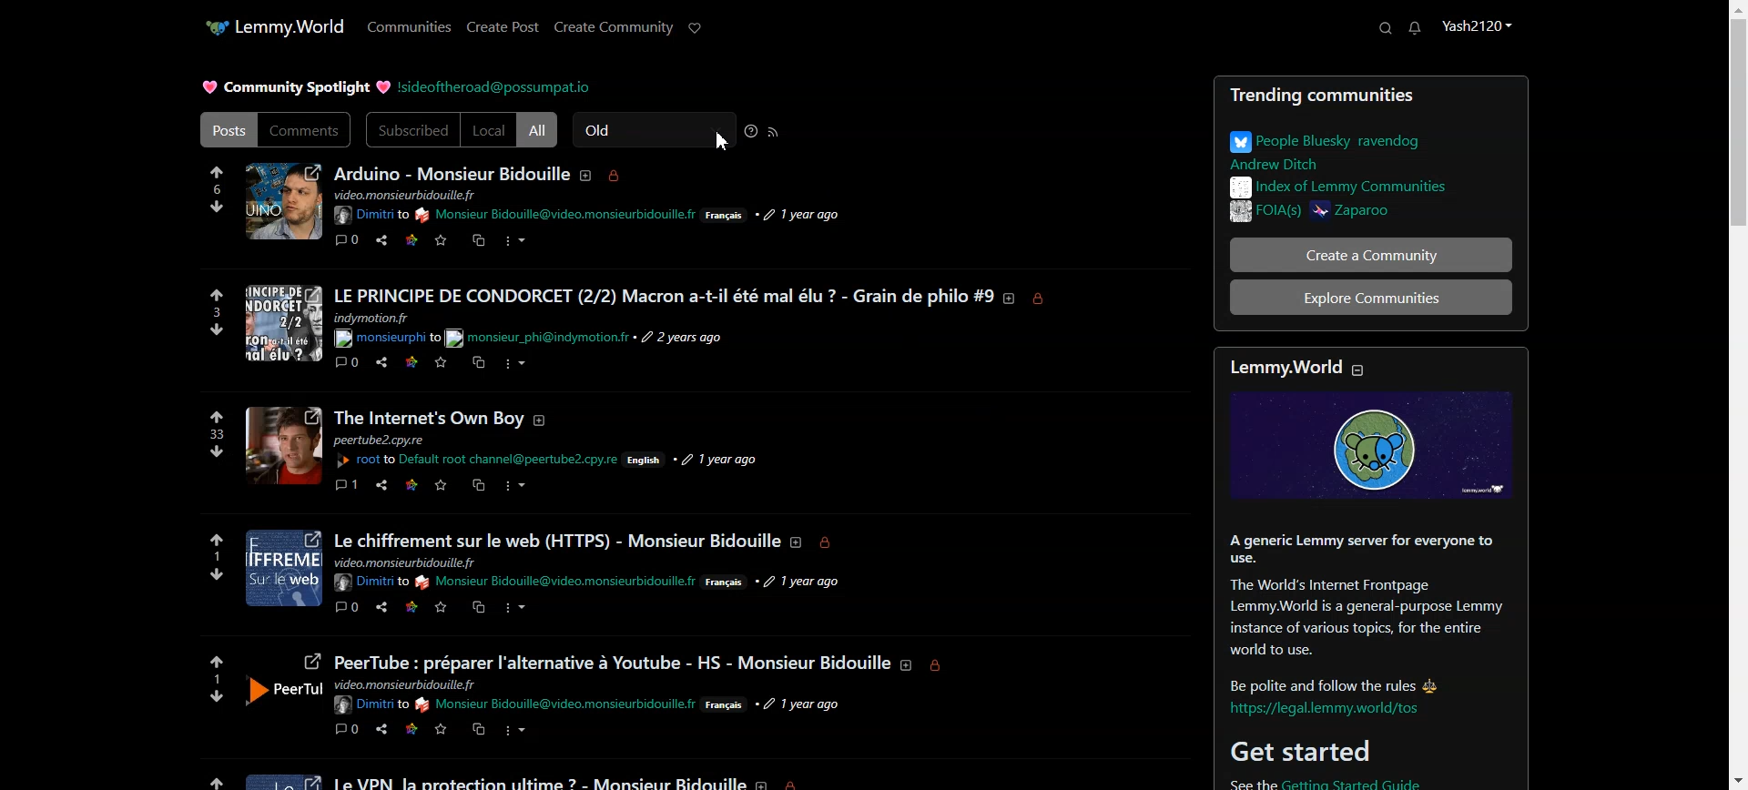 The width and height of the screenshot is (1748, 790). What do you see at coordinates (1359, 254) in the screenshot?
I see `Create a Community` at bounding box center [1359, 254].